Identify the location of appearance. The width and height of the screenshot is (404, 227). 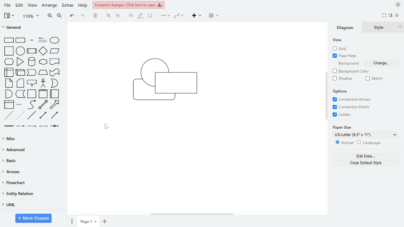
(397, 5).